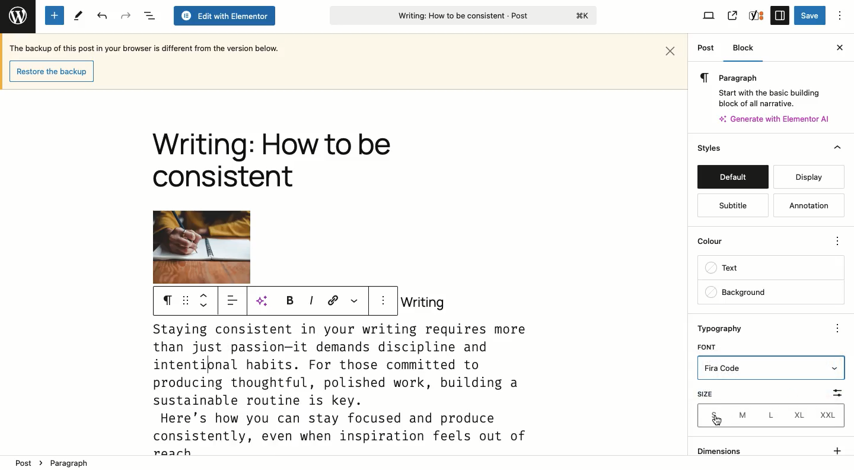 This screenshot has width=854, height=470. Describe the element at coordinates (720, 422) in the screenshot. I see `Cursor` at that location.